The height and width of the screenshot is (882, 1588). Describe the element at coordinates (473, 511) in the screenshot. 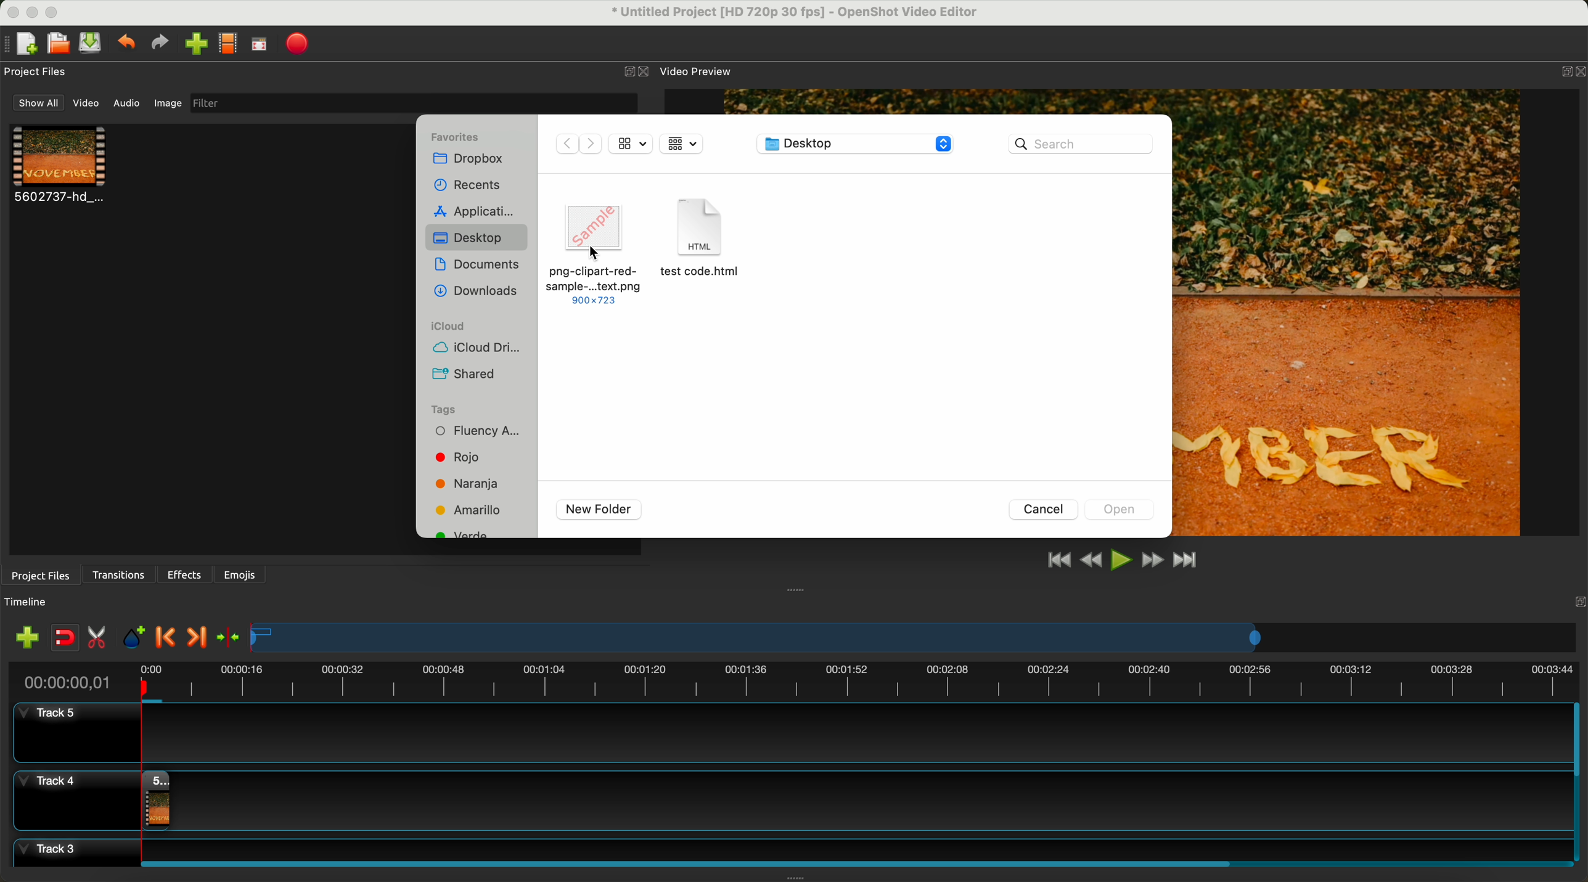

I see `Amarilo` at that location.